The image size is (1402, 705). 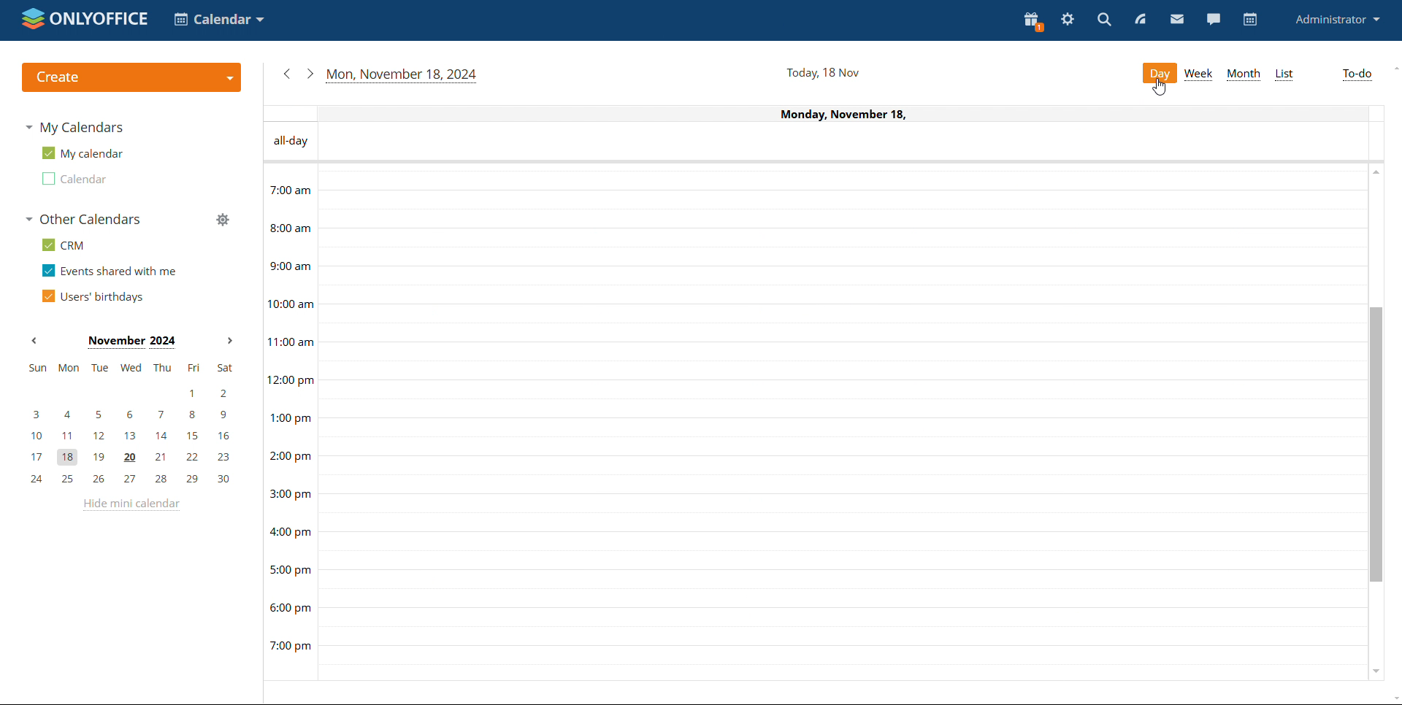 What do you see at coordinates (849, 112) in the screenshot?
I see `current day` at bounding box center [849, 112].